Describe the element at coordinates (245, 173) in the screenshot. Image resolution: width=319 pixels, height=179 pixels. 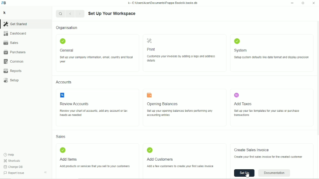
I see `Set up` at that location.